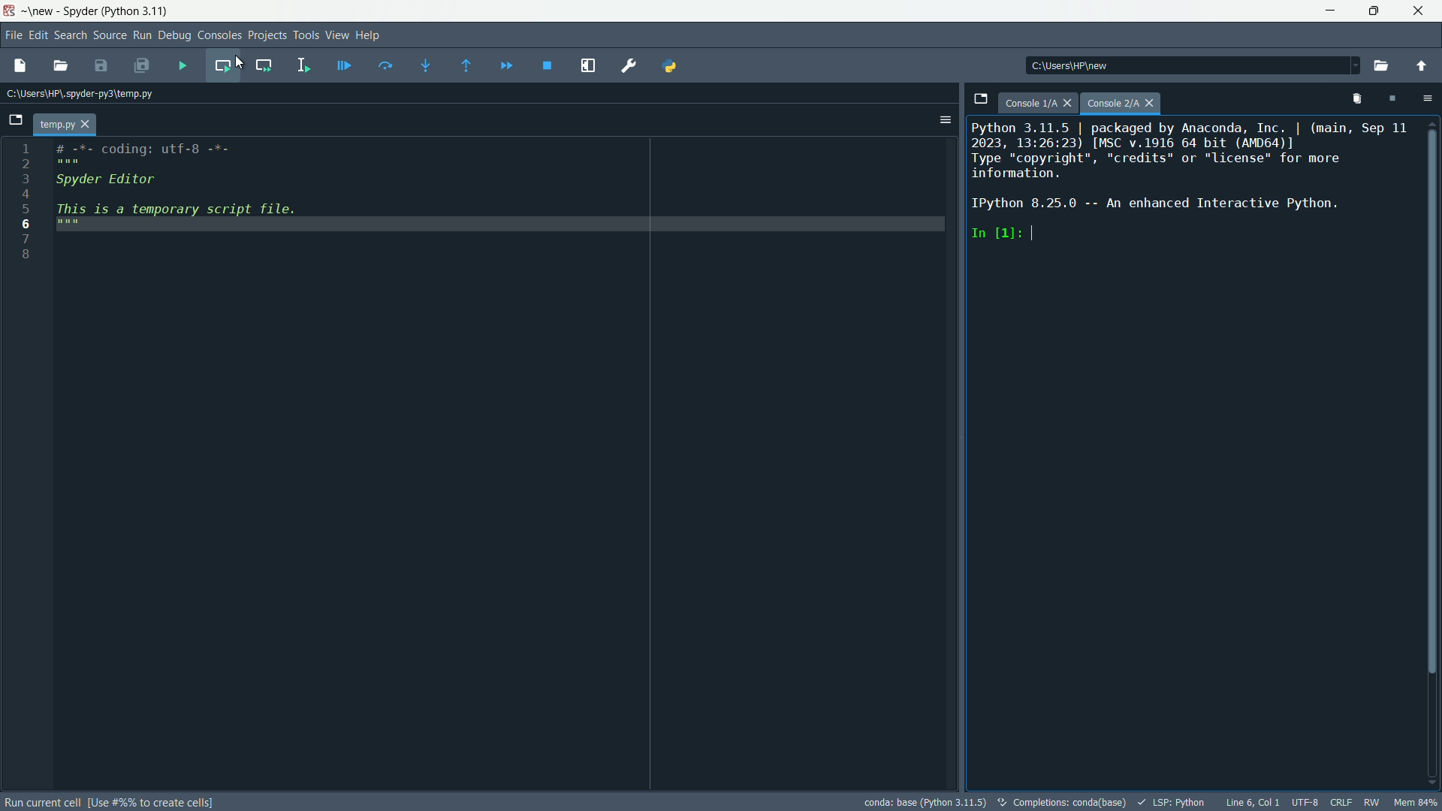 This screenshot has height=811, width=1442. Describe the element at coordinates (337, 35) in the screenshot. I see `view menu` at that location.